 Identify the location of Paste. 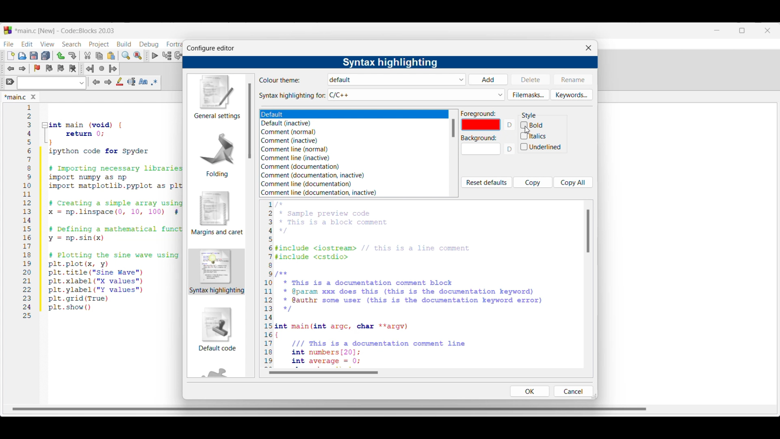
(111, 56).